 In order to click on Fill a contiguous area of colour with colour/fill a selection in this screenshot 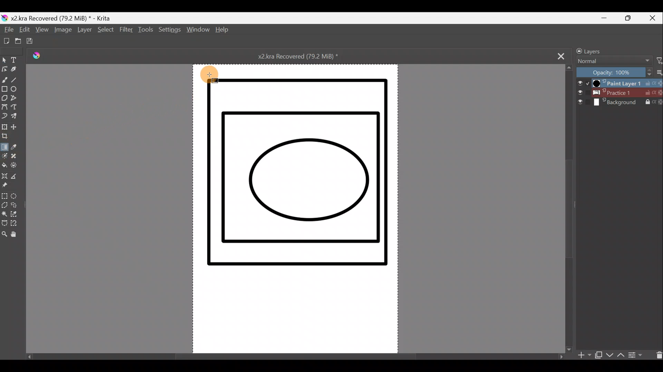, I will do `click(4, 166)`.